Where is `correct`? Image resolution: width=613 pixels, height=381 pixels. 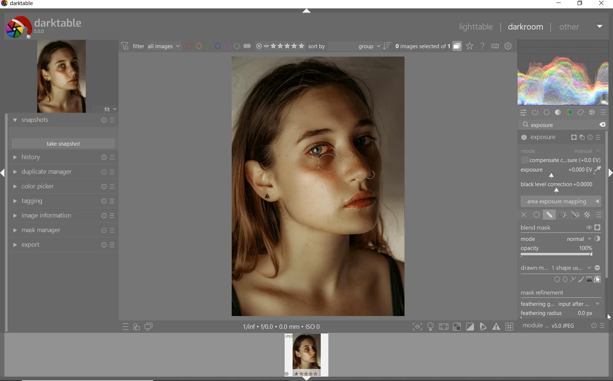 correct is located at coordinates (581, 112).